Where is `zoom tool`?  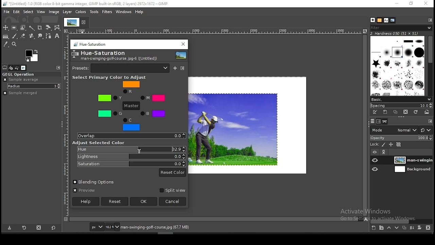
zoom tool is located at coordinates (15, 45).